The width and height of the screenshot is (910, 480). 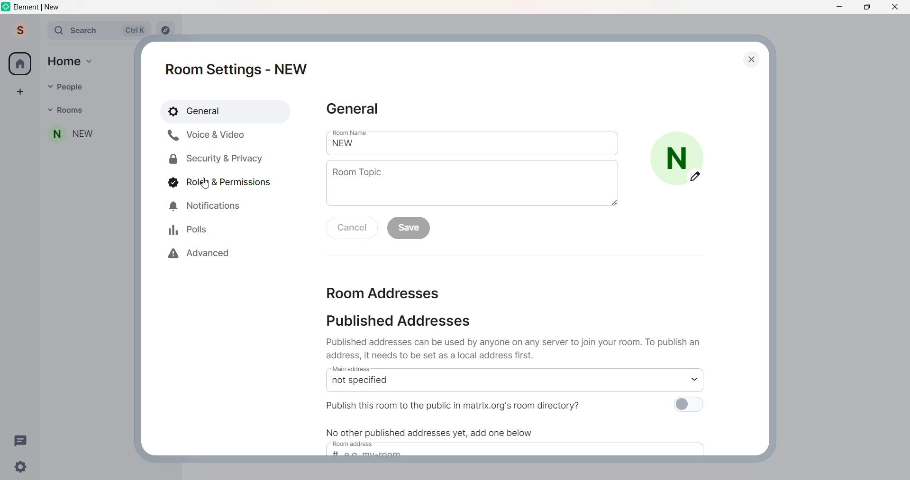 What do you see at coordinates (167, 30) in the screenshot?
I see `explore` at bounding box center [167, 30].